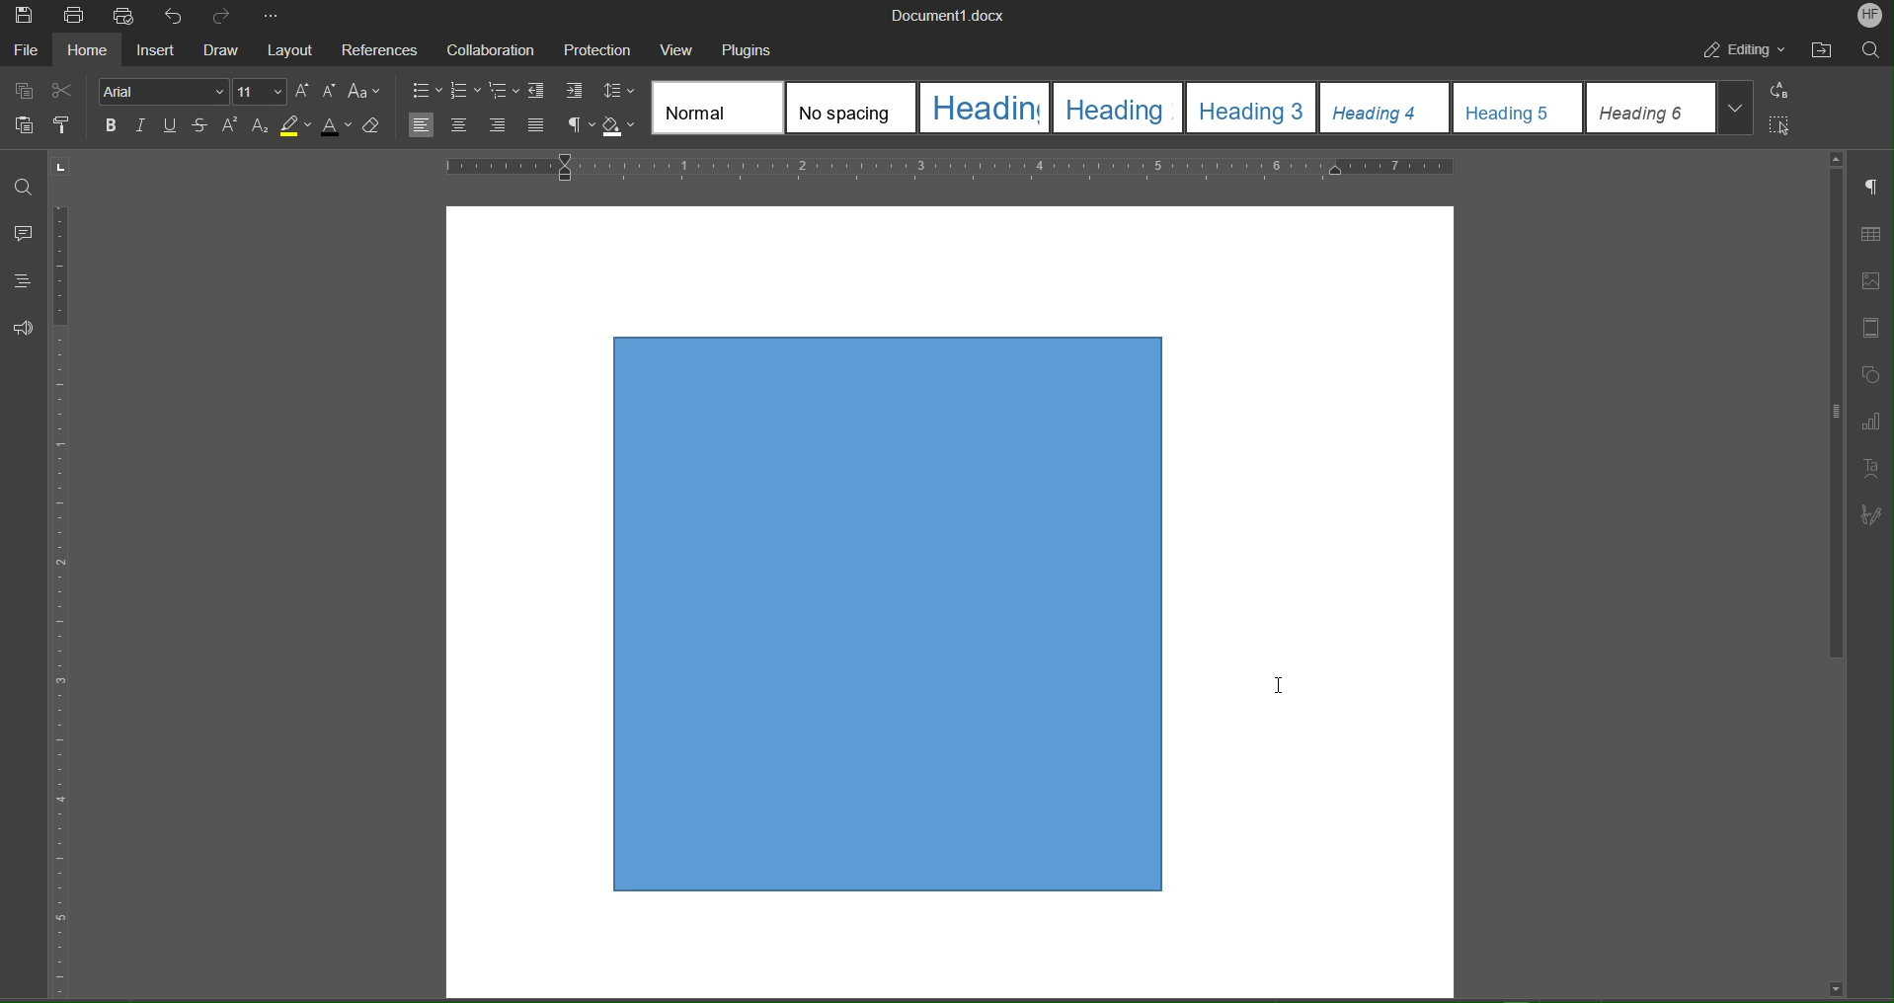  Describe the element at coordinates (261, 127) in the screenshot. I see `Subscript` at that location.